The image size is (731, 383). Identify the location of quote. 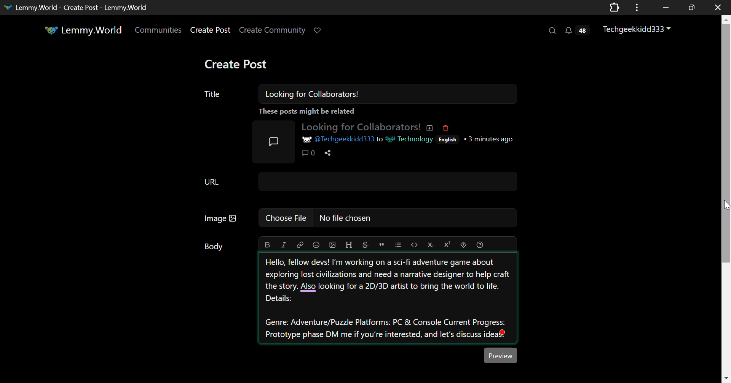
(381, 245).